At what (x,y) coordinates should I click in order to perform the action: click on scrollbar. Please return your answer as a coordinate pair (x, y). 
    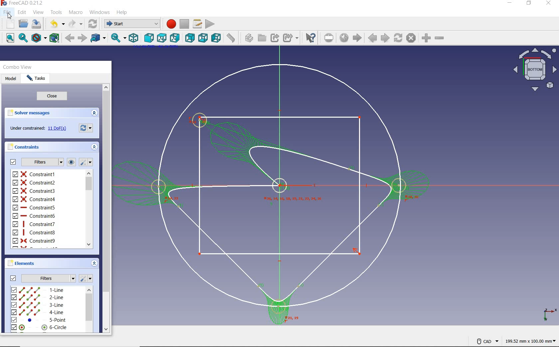
    Looking at the image, I should click on (106, 207).